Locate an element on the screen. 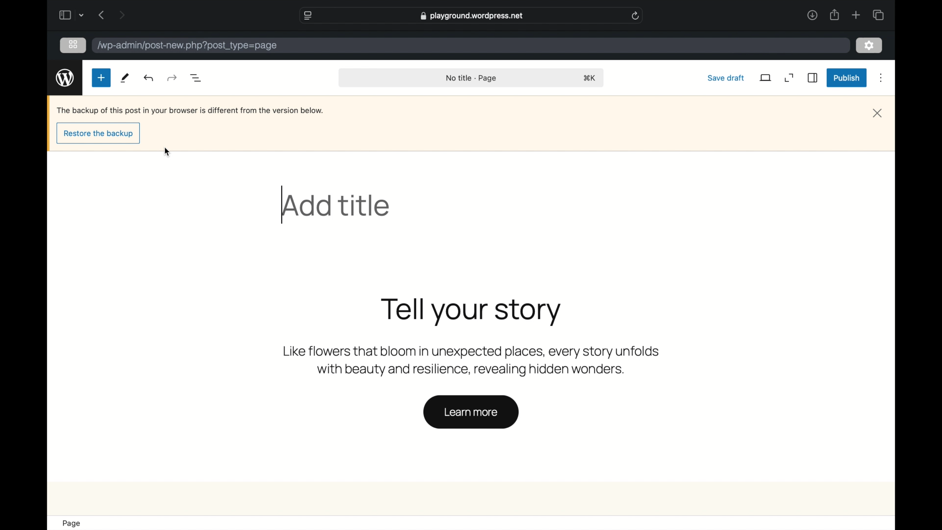 The width and height of the screenshot is (942, 530). wordpress address is located at coordinates (188, 46).